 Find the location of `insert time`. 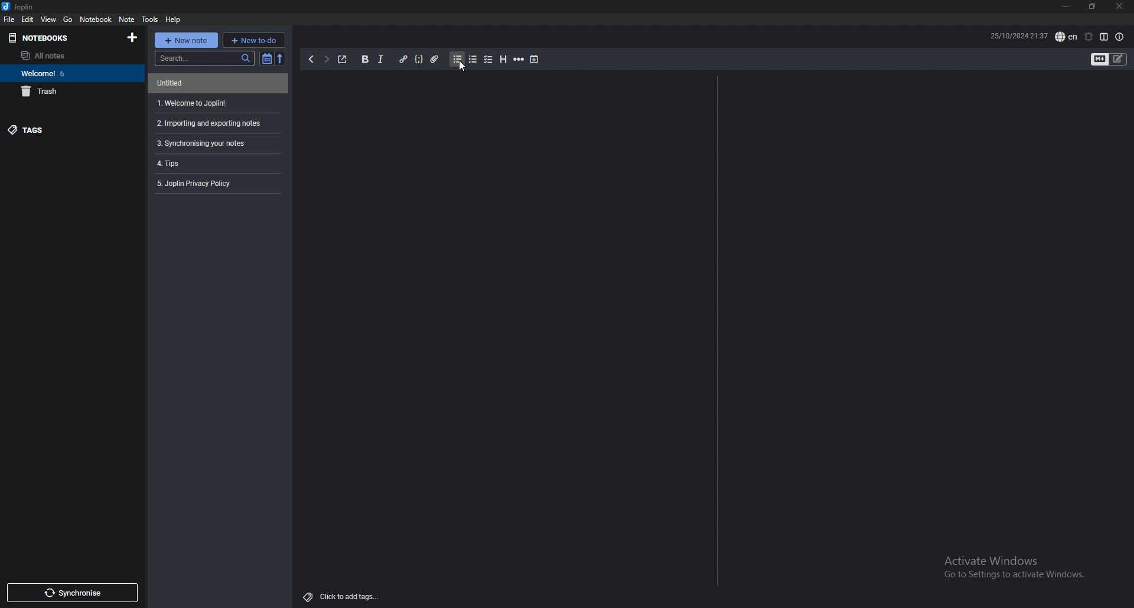

insert time is located at coordinates (536, 61).